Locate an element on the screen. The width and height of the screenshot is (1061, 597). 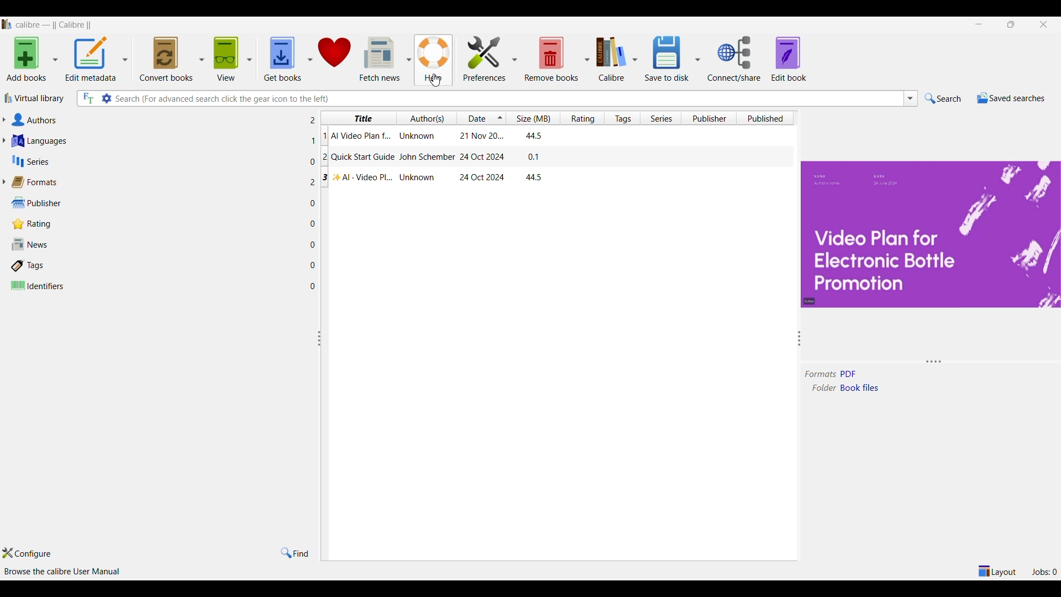
Change width of panels attached to each is located at coordinates (797, 337).